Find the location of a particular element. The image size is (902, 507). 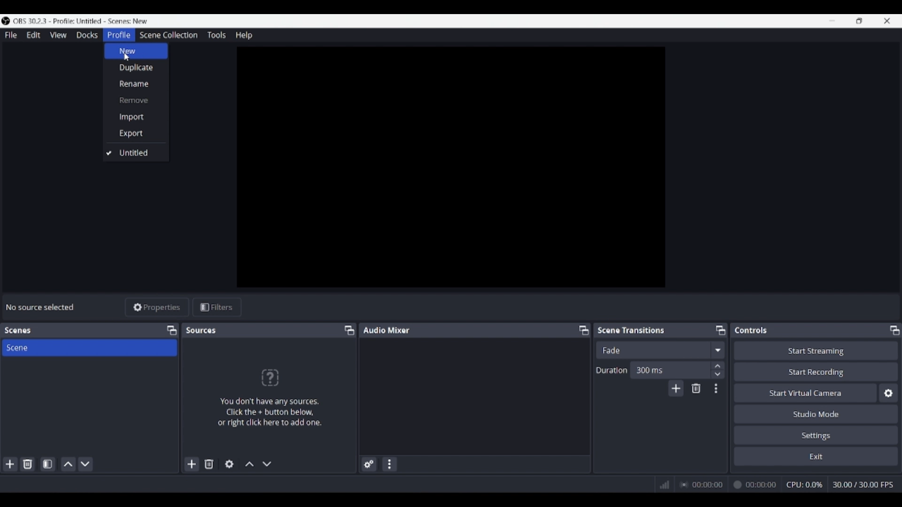

Filters is located at coordinates (217, 307).